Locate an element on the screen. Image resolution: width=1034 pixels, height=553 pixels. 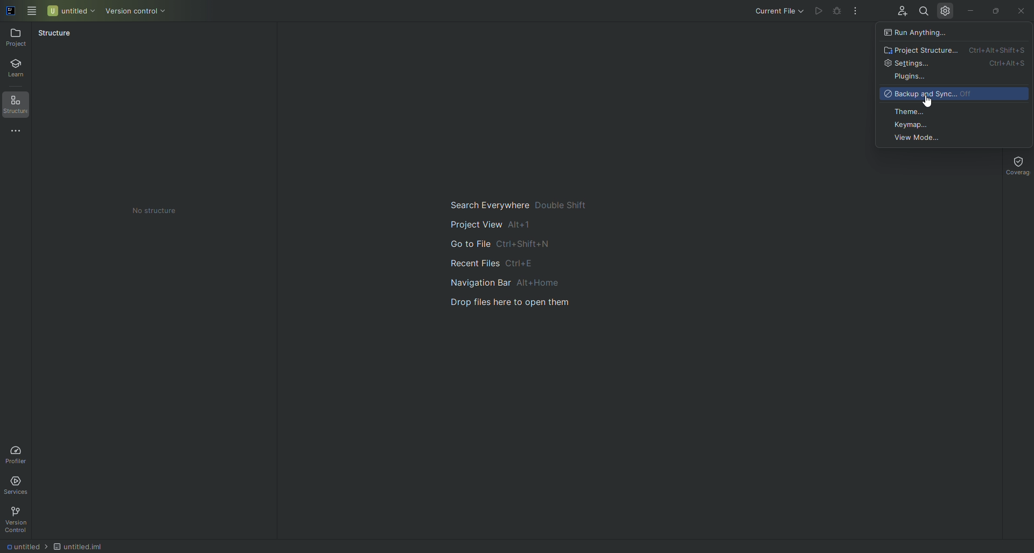
Untitled is located at coordinates (72, 10).